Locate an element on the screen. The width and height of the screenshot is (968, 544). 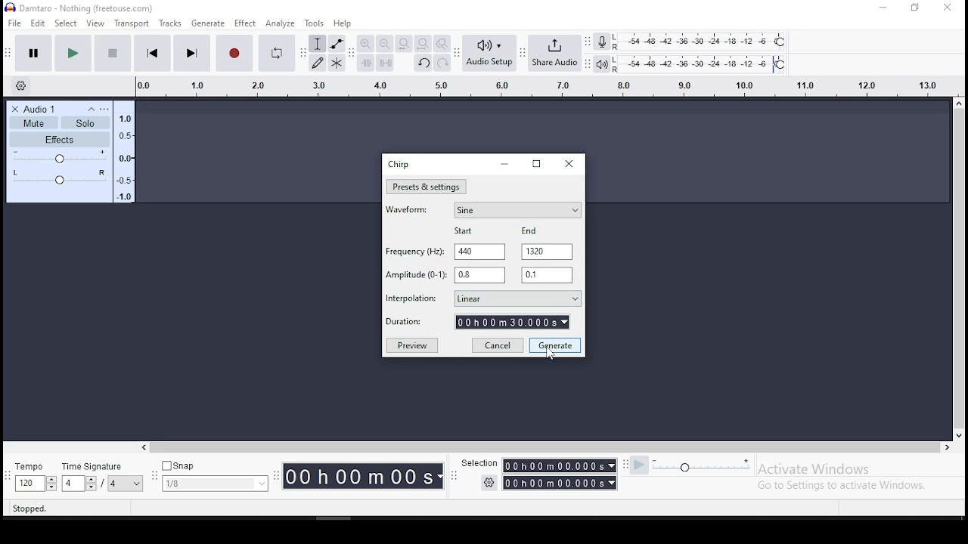
record is located at coordinates (234, 53).